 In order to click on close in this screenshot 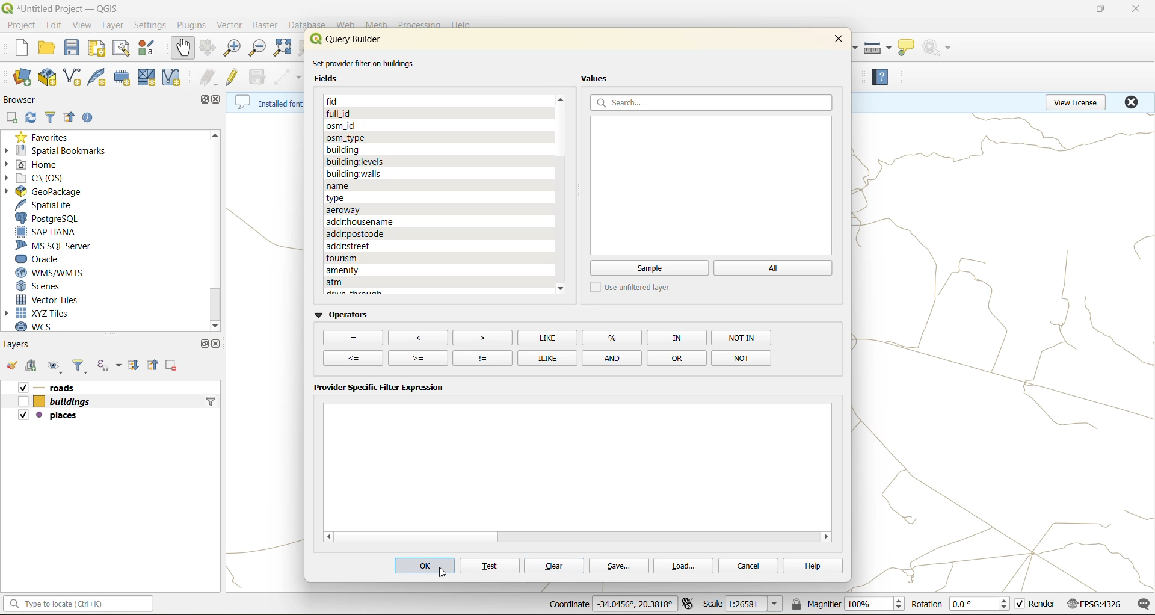, I will do `click(836, 42)`.